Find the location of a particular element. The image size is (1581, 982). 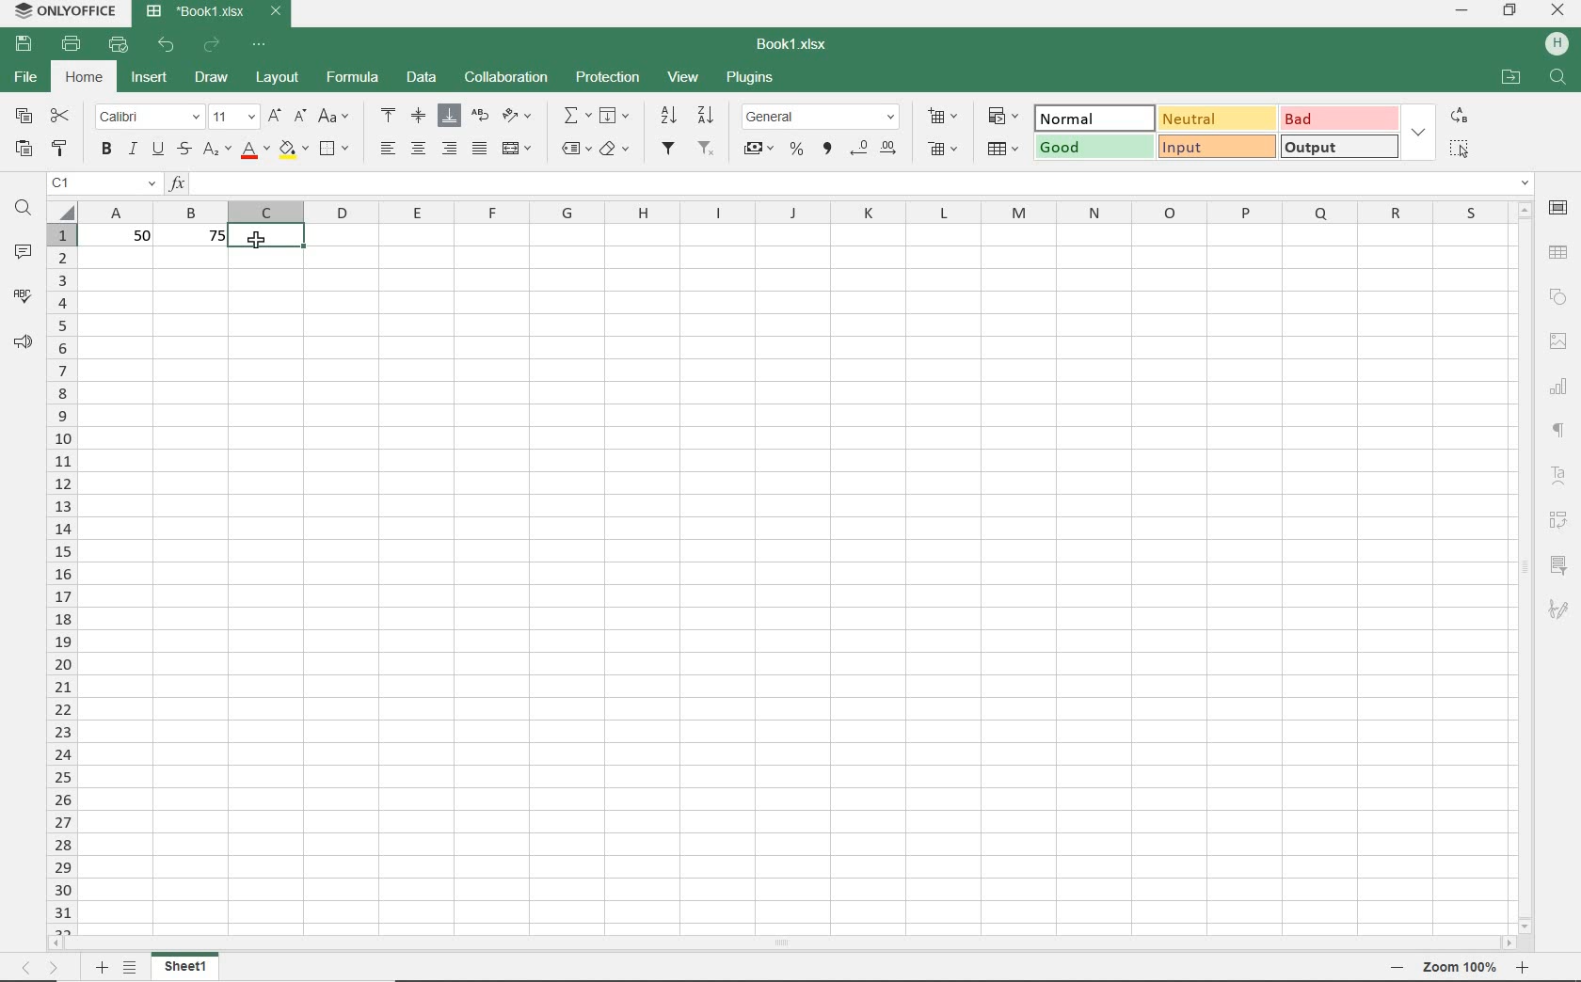

strikethrough is located at coordinates (184, 150).